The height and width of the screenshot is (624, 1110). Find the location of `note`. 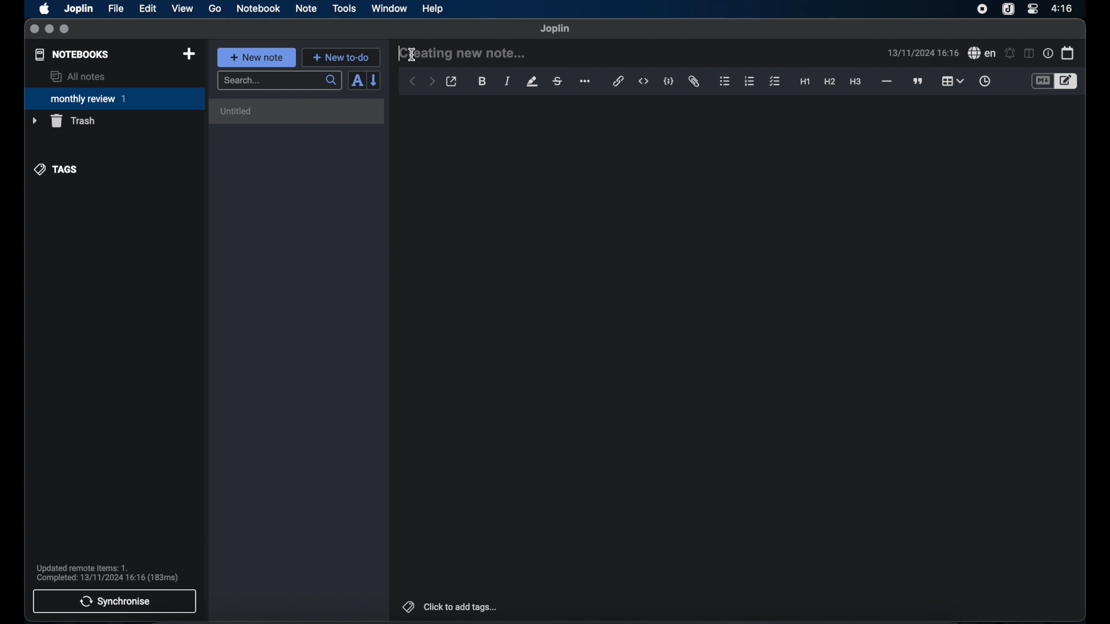

note is located at coordinates (306, 8).